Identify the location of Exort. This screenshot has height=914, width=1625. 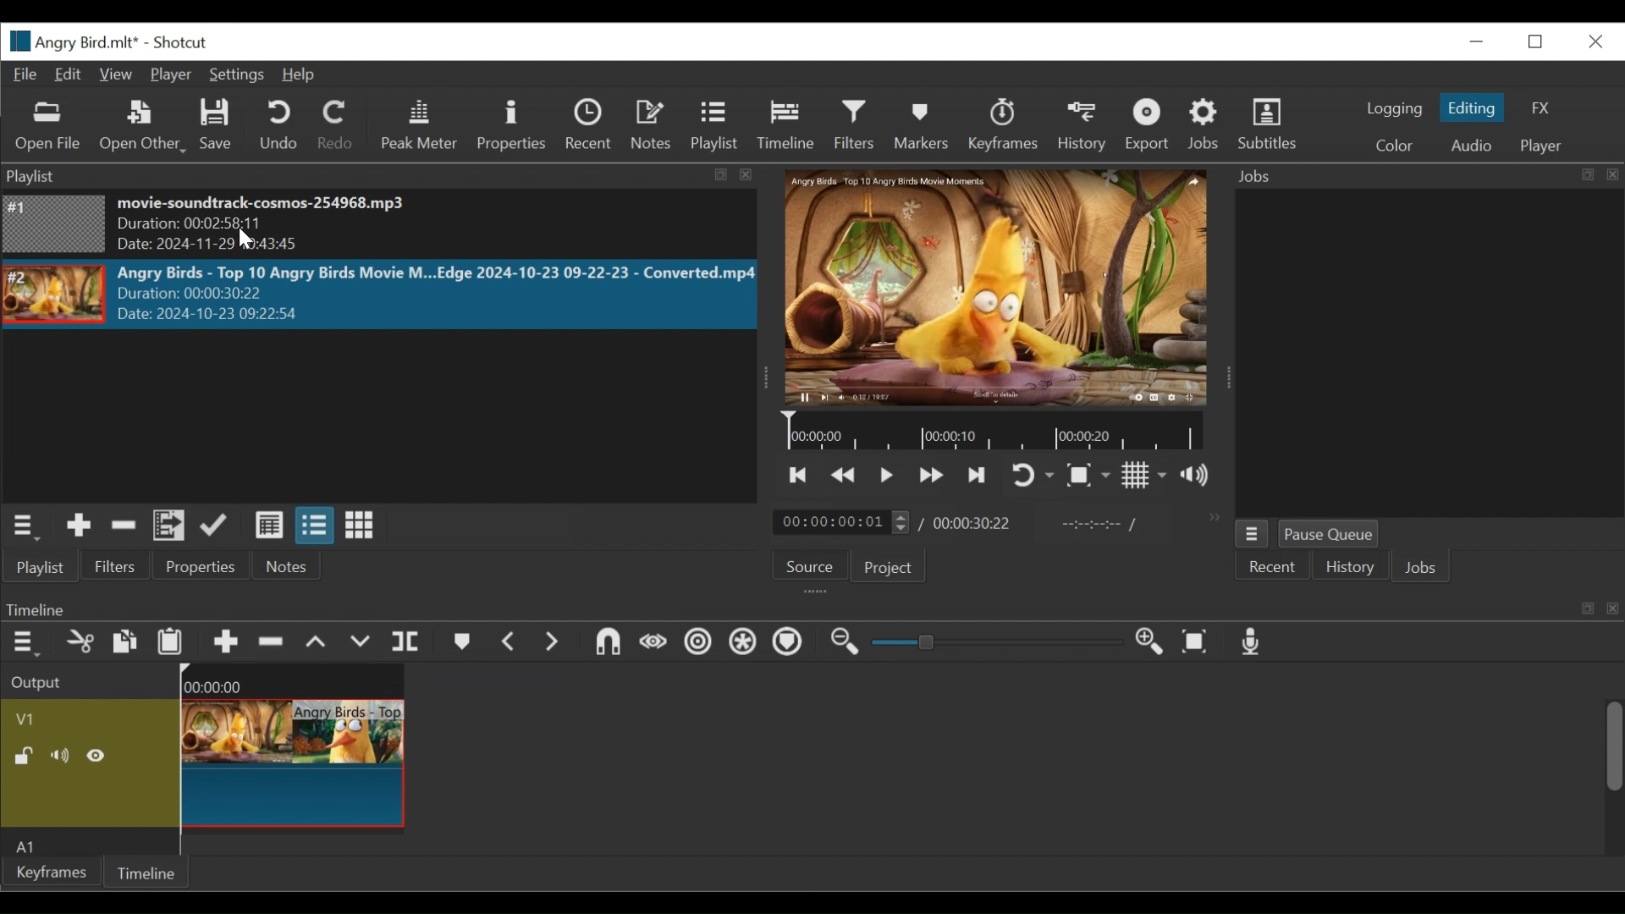
(1149, 126).